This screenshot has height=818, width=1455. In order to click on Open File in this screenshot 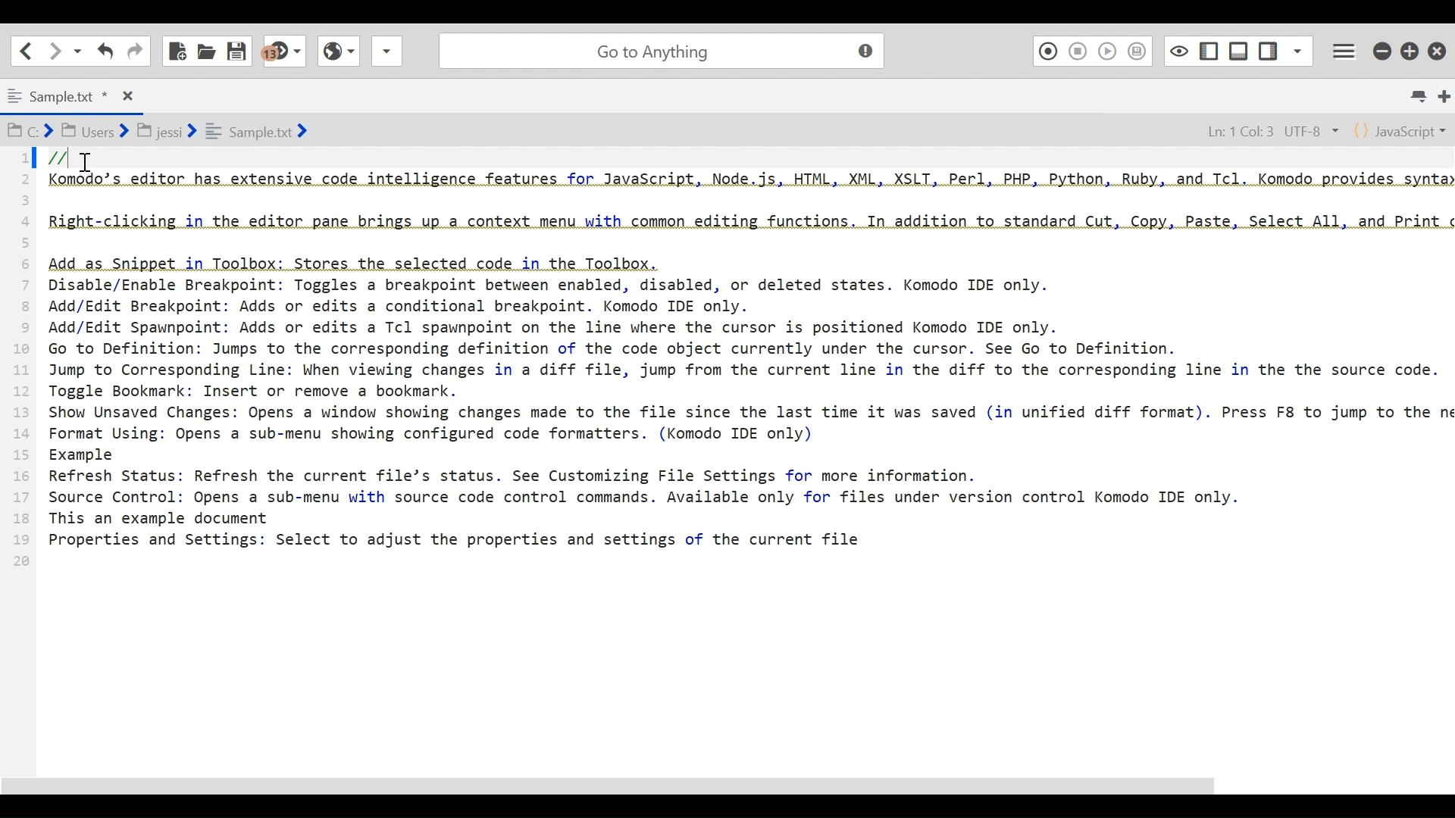, I will do `click(206, 49)`.